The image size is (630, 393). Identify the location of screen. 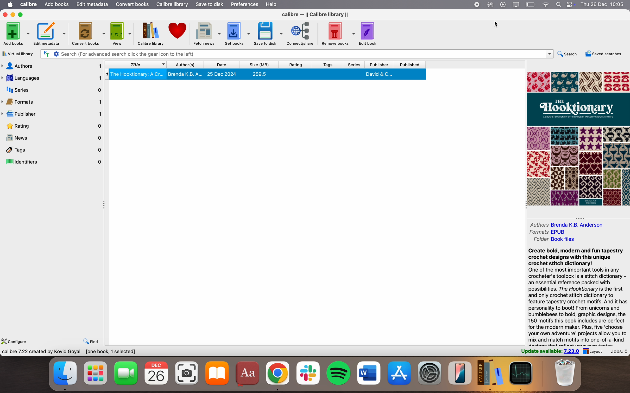
(516, 5).